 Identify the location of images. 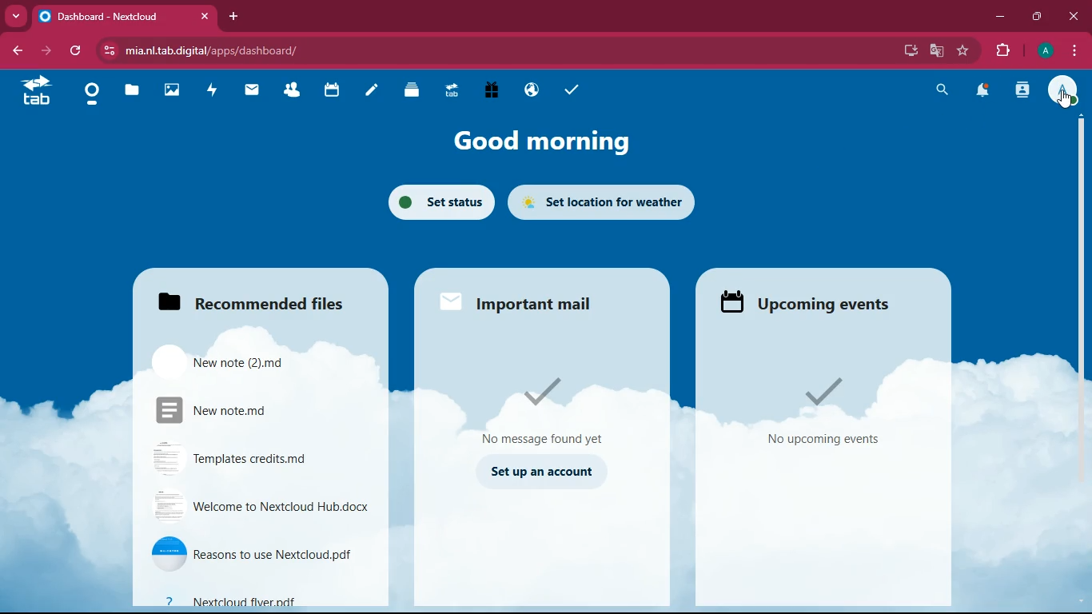
(171, 92).